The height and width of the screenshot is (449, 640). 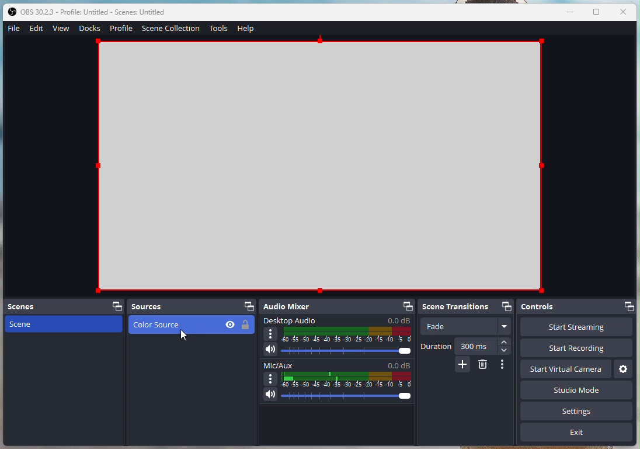 What do you see at coordinates (338, 307) in the screenshot?
I see `Audio mixer` at bounding box center [338, 307].